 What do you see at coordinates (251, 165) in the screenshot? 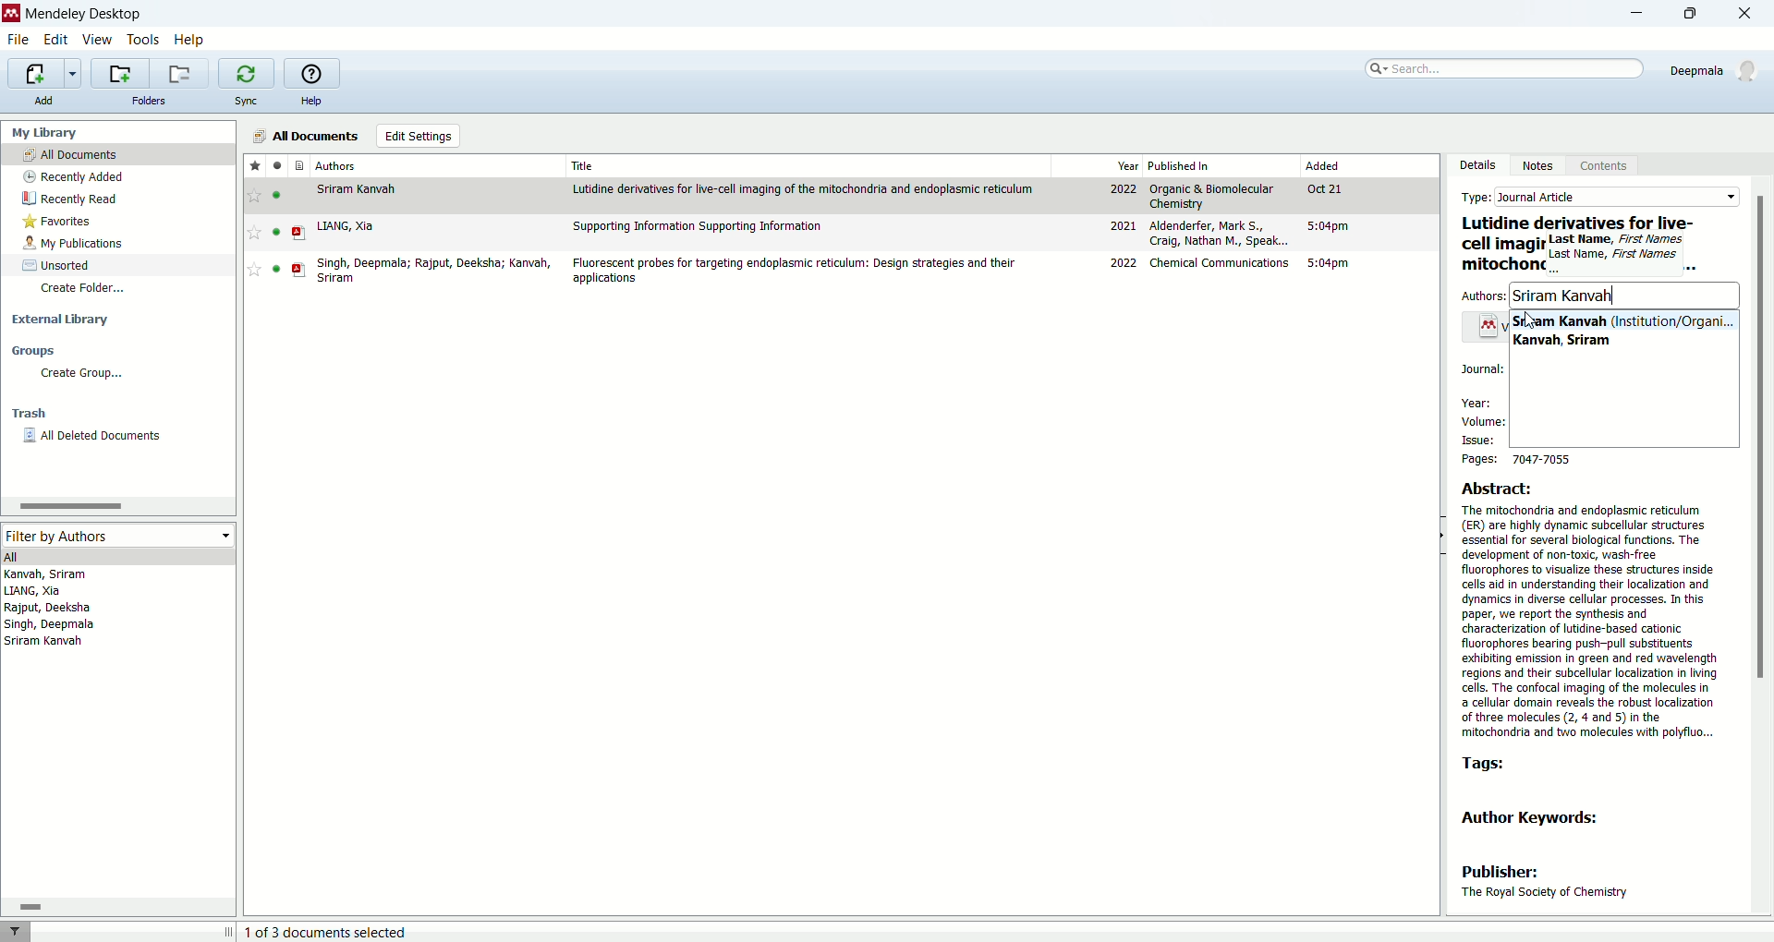
I see `favorite` at bounding box center [251, 165].